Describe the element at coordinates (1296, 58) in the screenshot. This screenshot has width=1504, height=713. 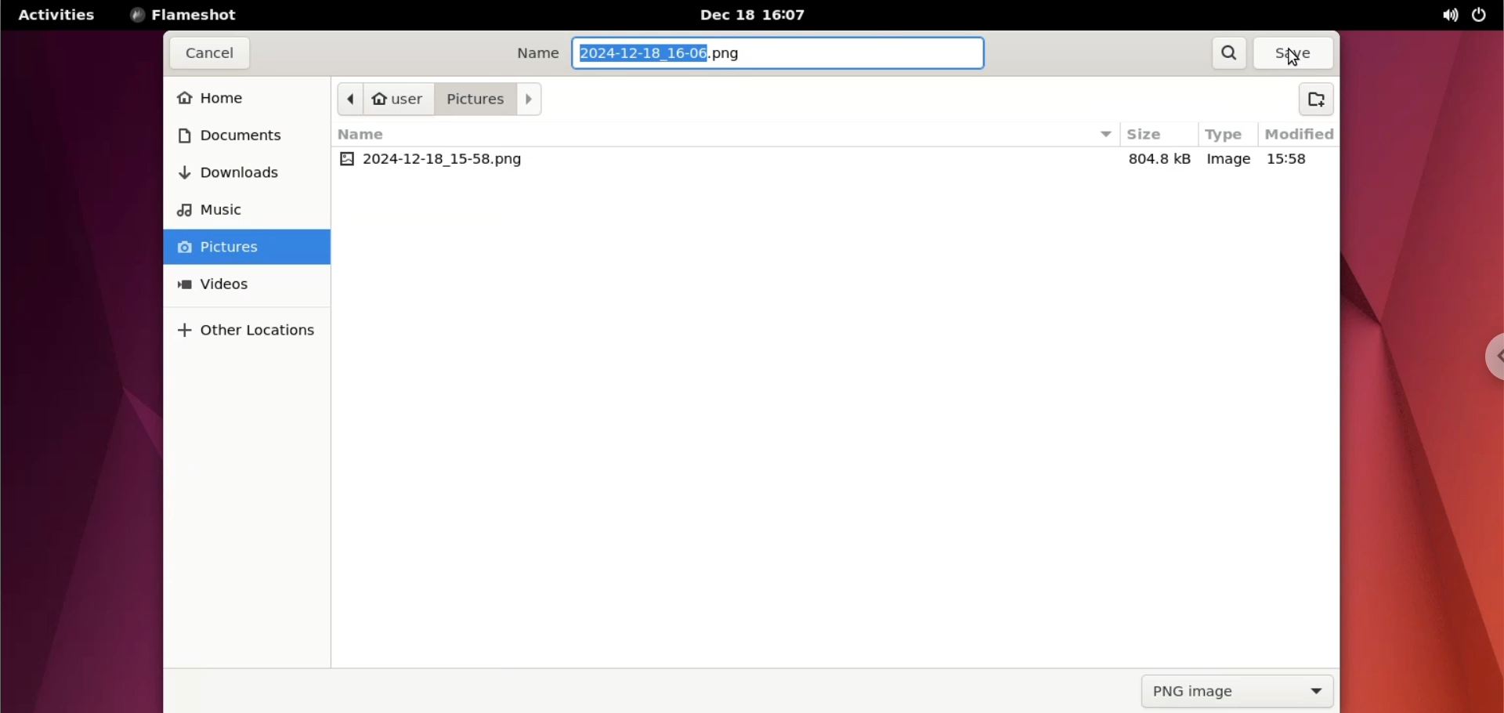
I see `cursor` at that location.